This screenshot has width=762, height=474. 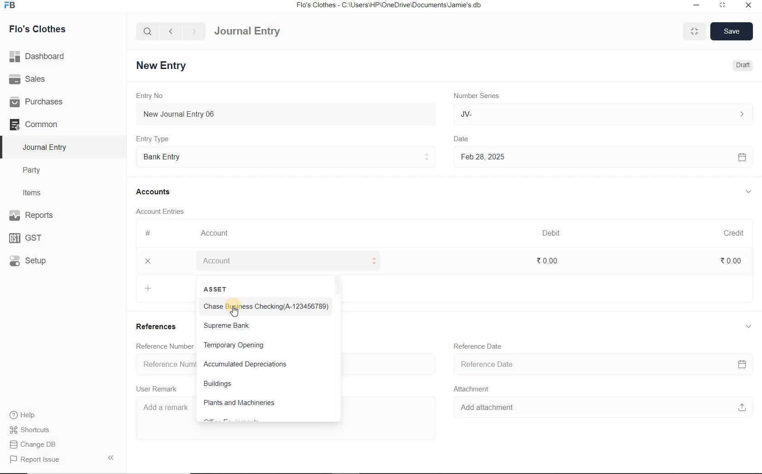 What do you see at coordinates (217, 233) in the screenshot?
I see `Account` at bounding box center [217, 233].